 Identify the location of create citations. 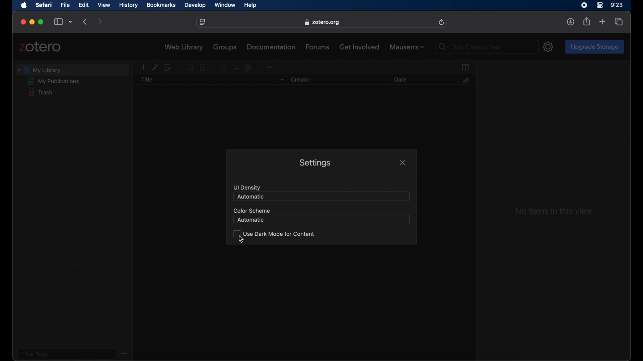
(236, 67).